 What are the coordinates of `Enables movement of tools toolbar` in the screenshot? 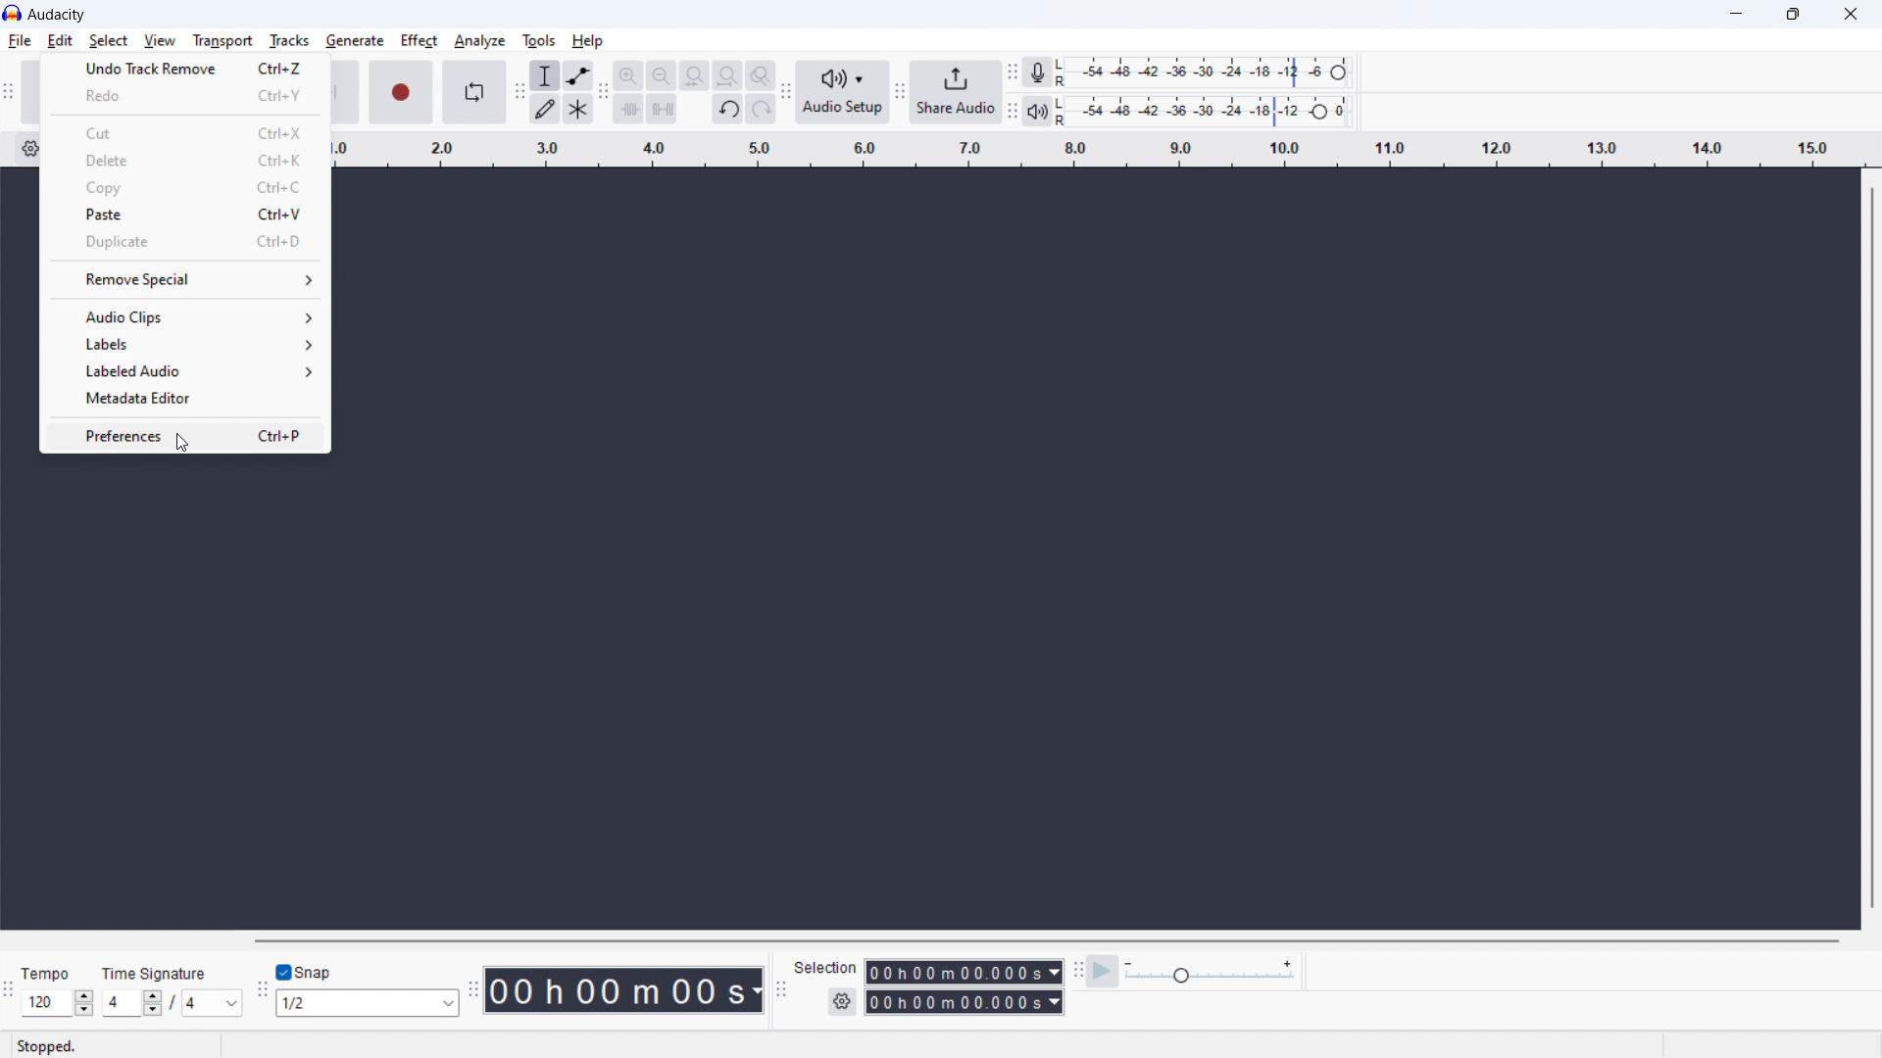 It's located at (520, 92).